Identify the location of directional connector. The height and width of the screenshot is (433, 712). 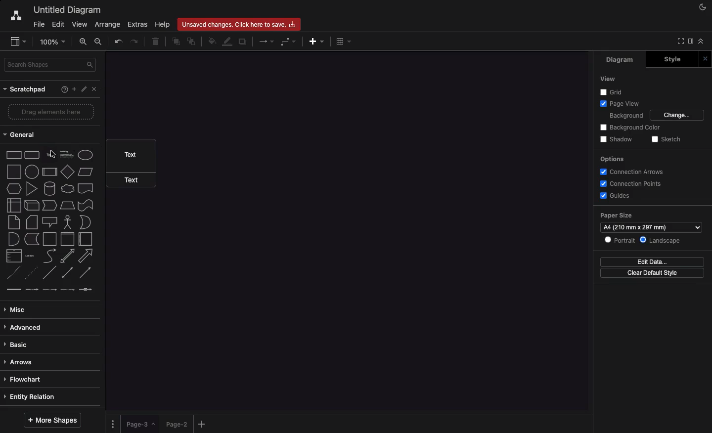
(86, 273).